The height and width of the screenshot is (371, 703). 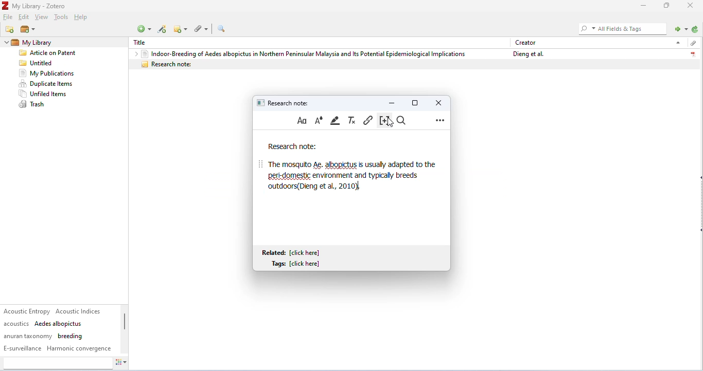 I want to click on my library, so click(x=48, y=43).